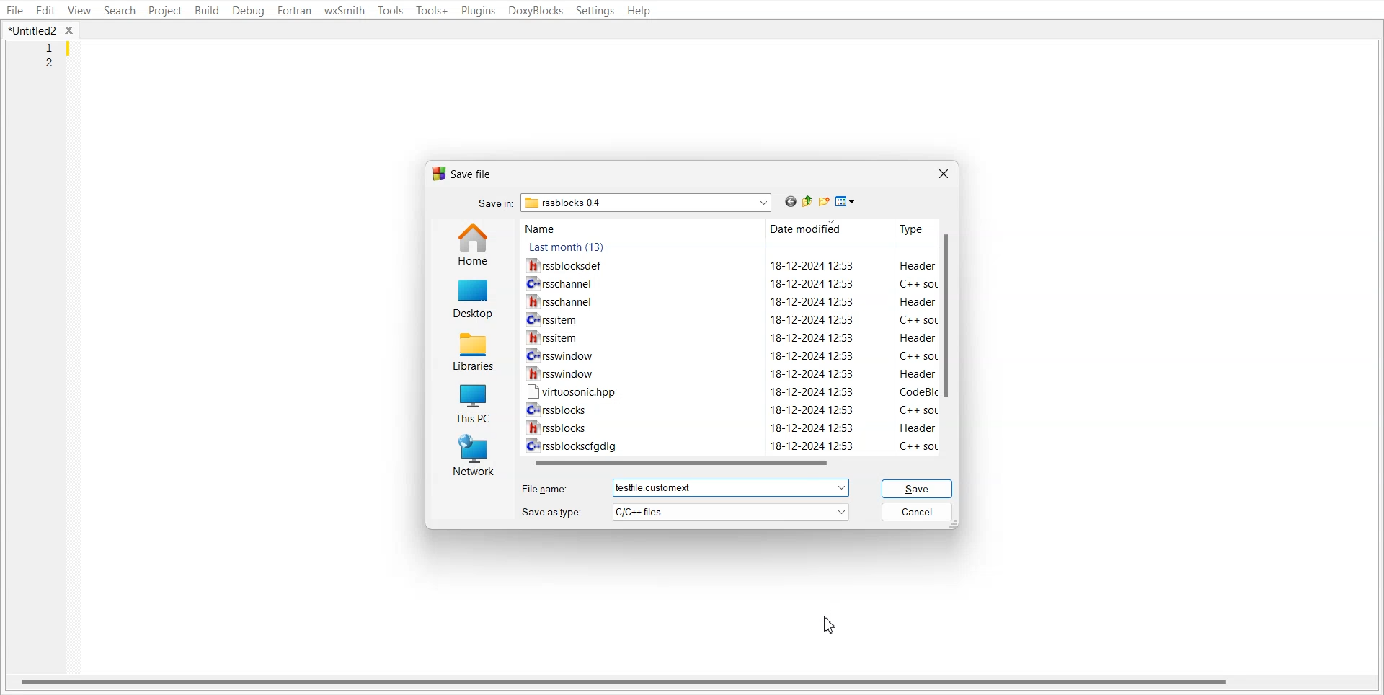  I want to click on Settings, so click(595, 10).